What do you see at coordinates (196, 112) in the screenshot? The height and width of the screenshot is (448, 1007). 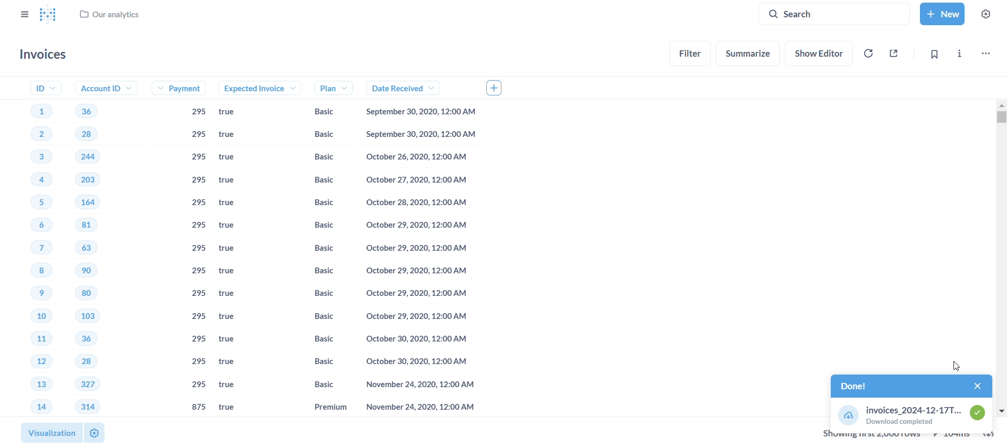 I see `295` at bounding box center [196, 112].